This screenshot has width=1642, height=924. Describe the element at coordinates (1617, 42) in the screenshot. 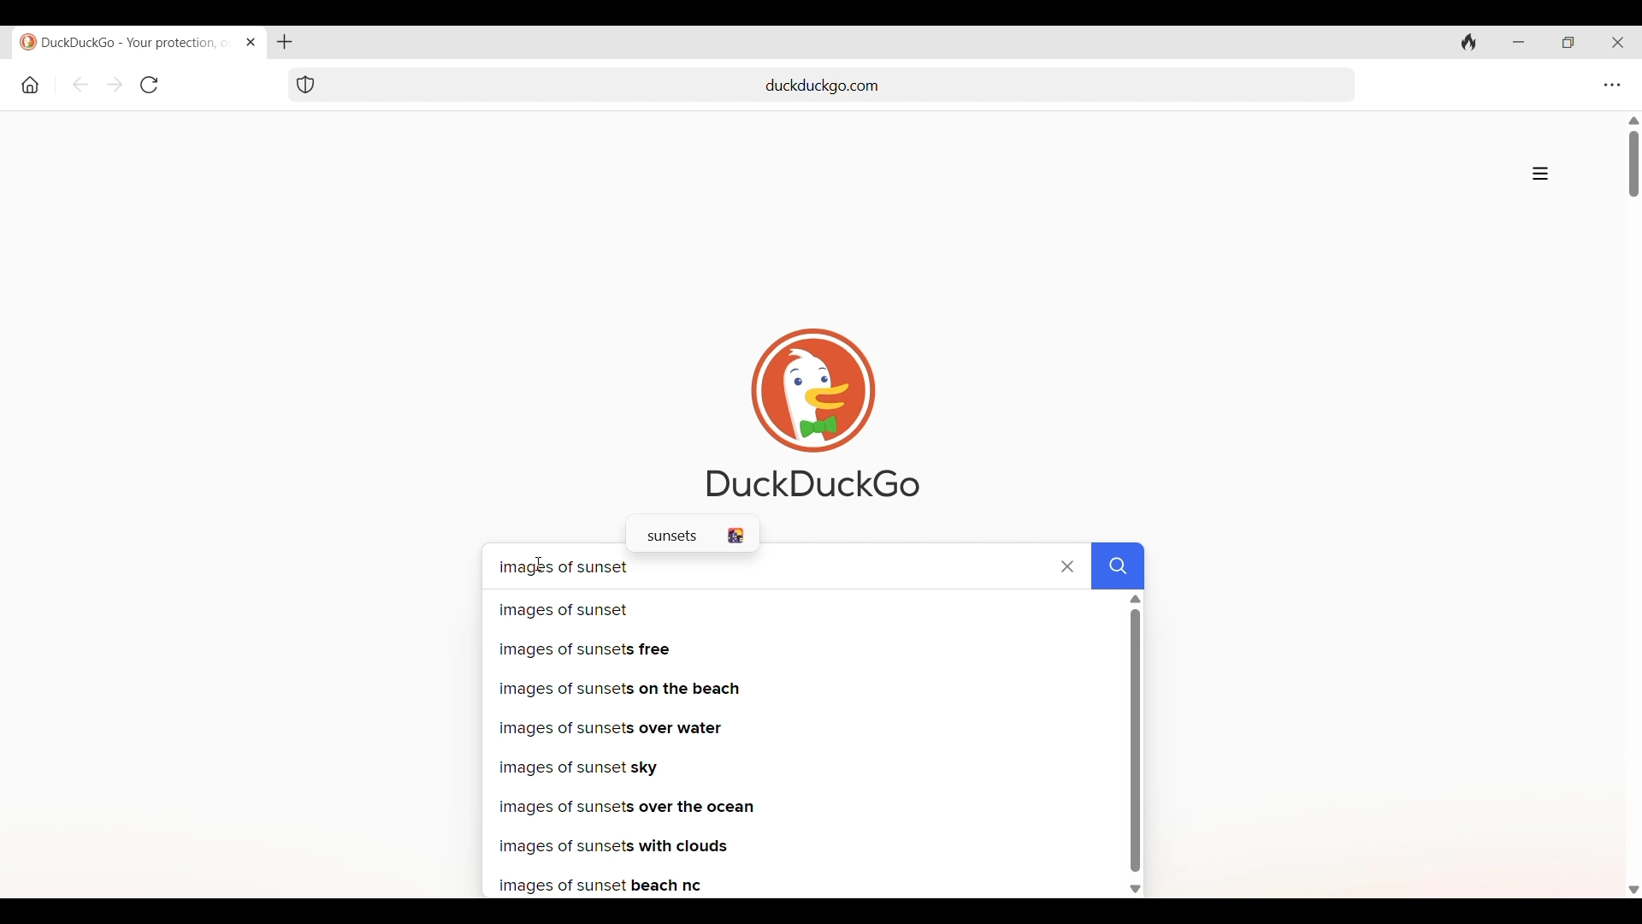

I see `Close interface` at that location.